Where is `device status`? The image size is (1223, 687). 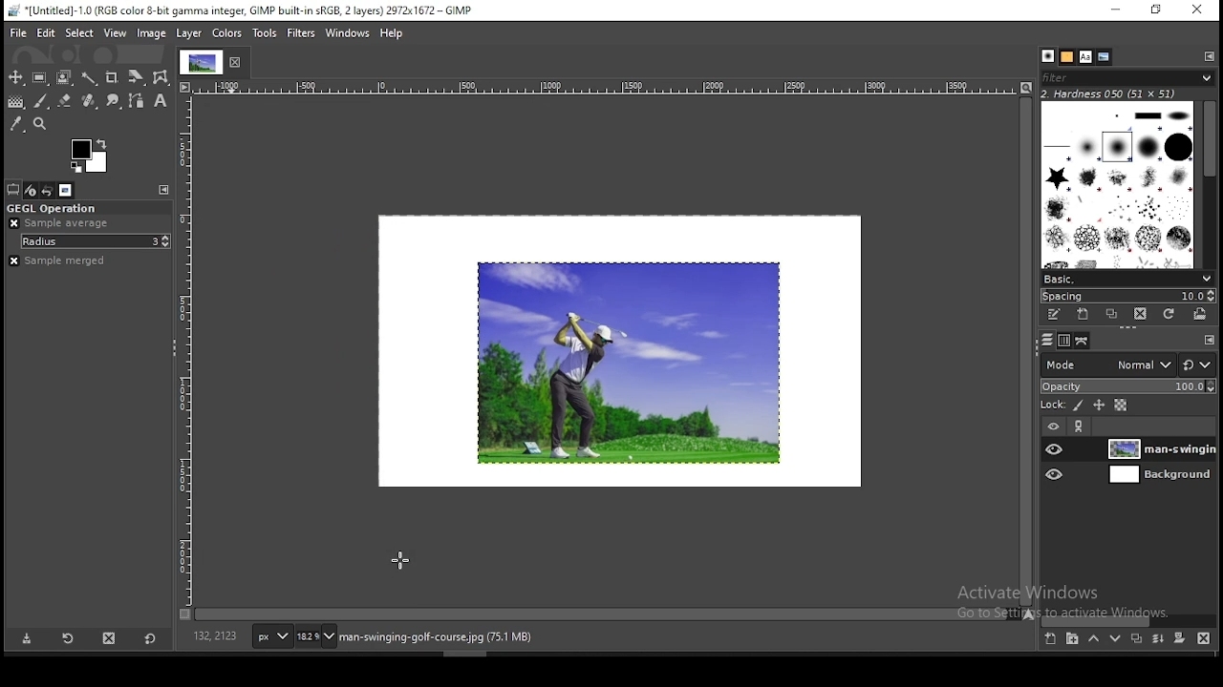
device status is located at coordinates (32, 190).